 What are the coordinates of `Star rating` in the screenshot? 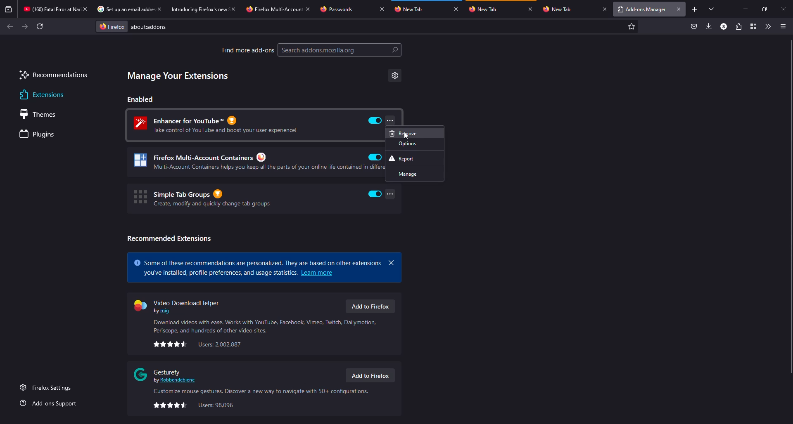 It's located at (170, 405).